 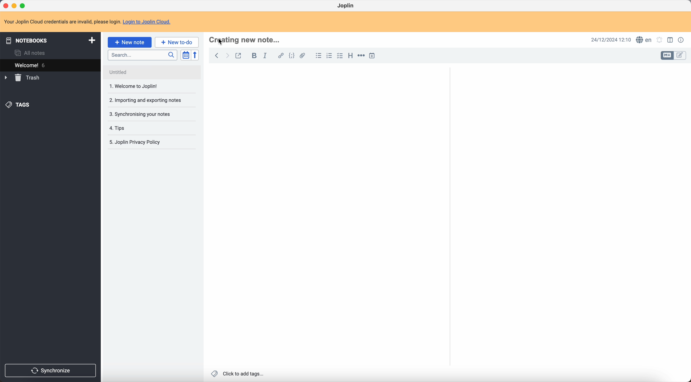 What do you see at coordinates (239, 57) in the screenshot?
I see `toggle external editing` at bounding box center [239, 57].